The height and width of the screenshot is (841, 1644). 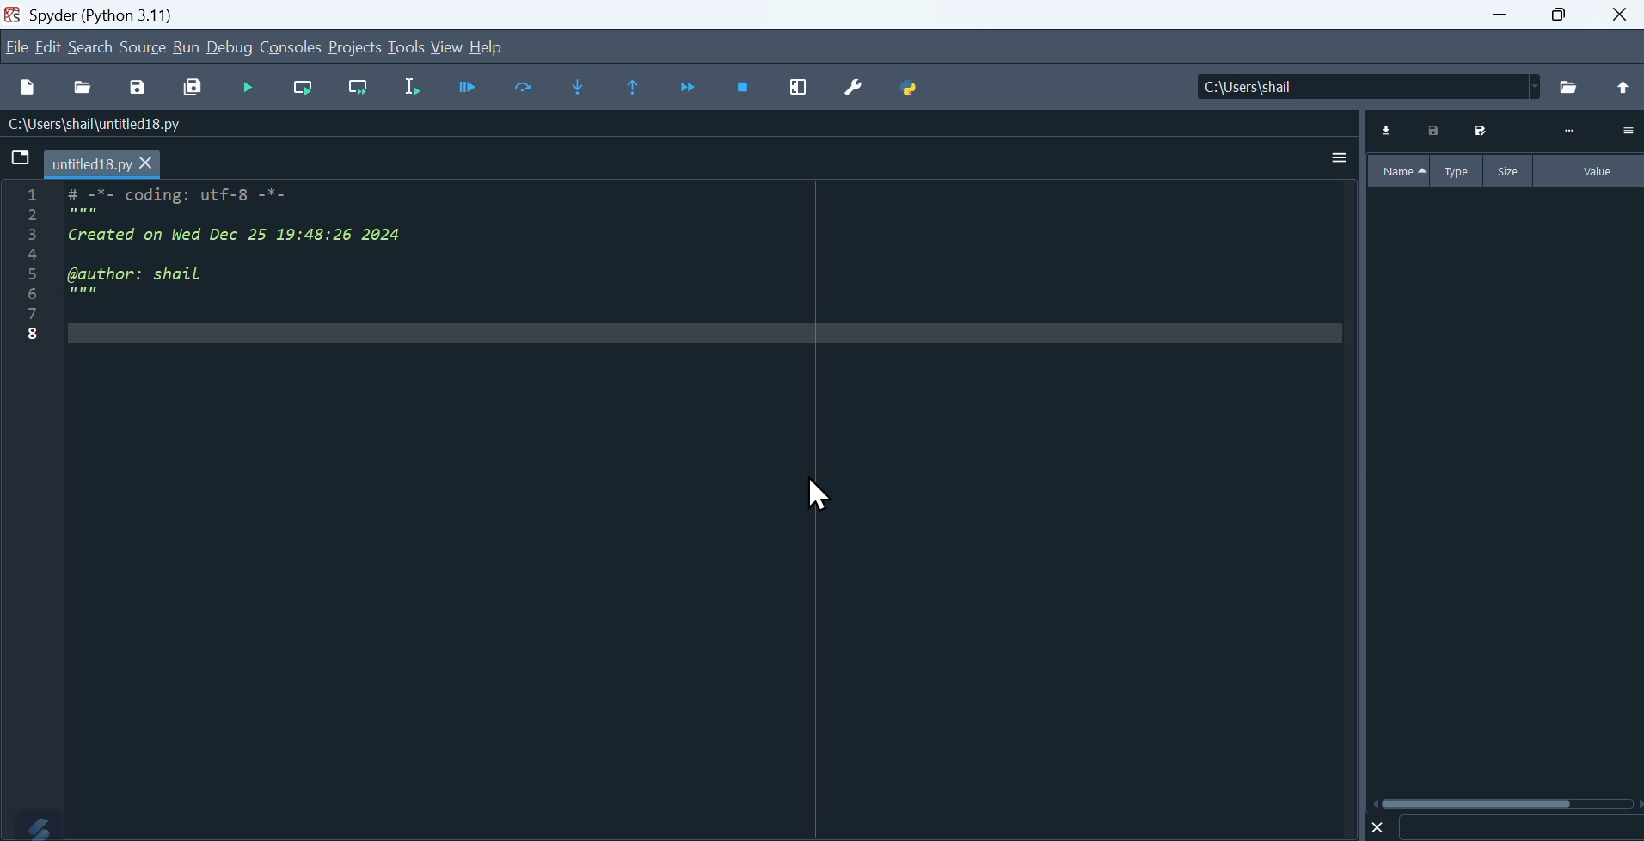 What do you see at coordinates (1496, 15) in the screenshot?
I see `minimize` at bounding box center [1496, 15].